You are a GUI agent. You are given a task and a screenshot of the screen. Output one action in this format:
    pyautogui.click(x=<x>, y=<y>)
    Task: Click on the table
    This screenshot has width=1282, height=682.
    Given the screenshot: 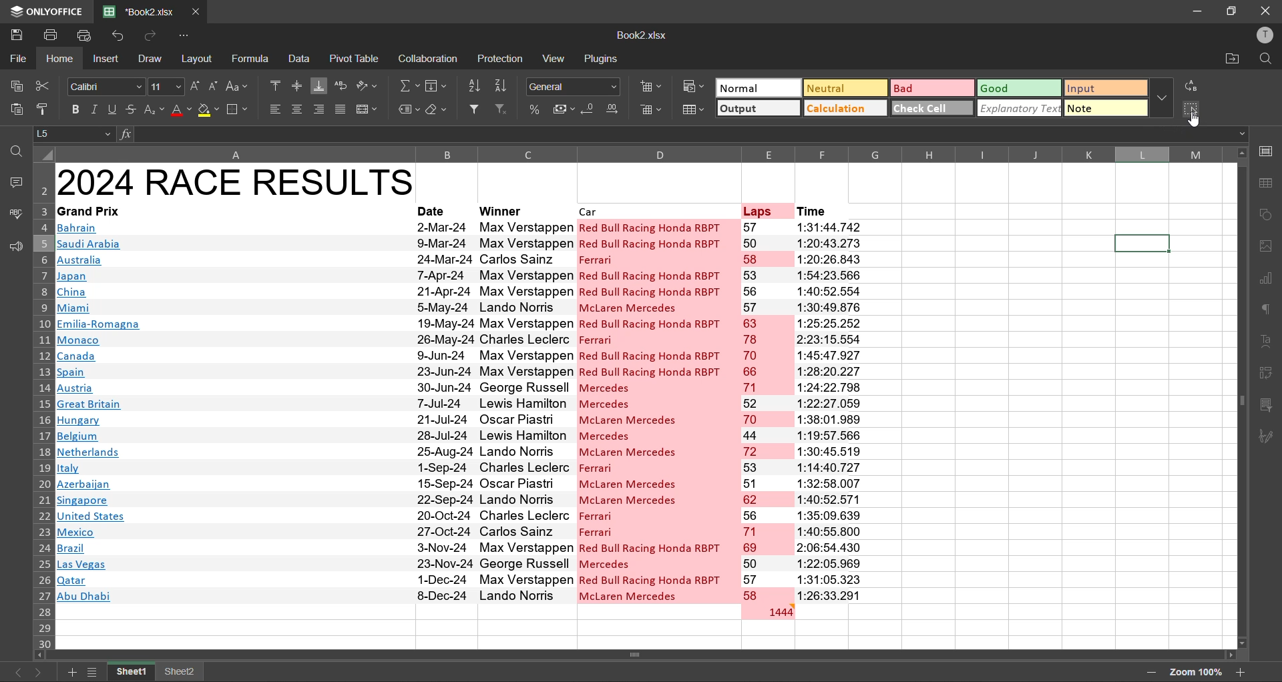 What is the action you would take?
    pyautogui.click(x=1265, y=184)
    